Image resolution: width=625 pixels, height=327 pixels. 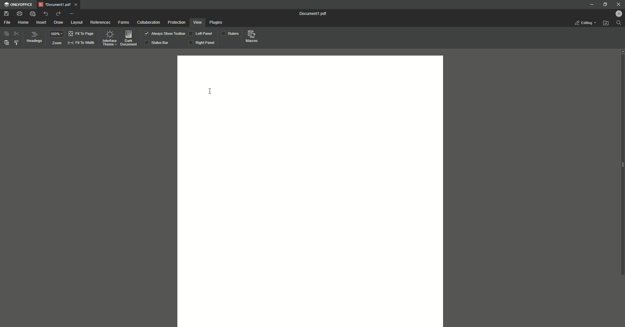 I want to click on Zoom, so click(x=56, y=43).